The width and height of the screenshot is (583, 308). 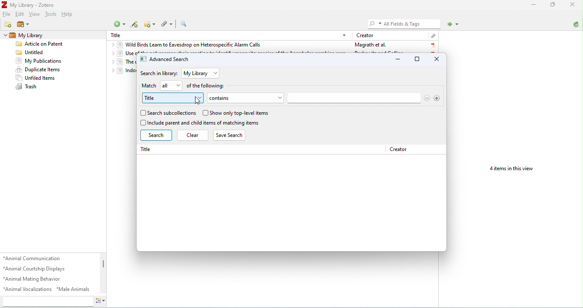 What do you see at coordinates (207, 86) in the screenshot?
I see `of the following:` at bounding box center [207, 86].